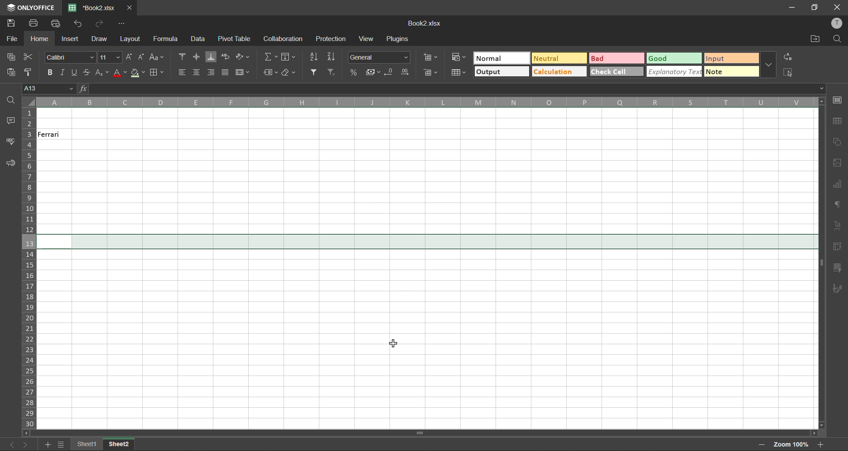  Describe the element at coordinates (13, 39) in the screenshot. I see `file` at that location.